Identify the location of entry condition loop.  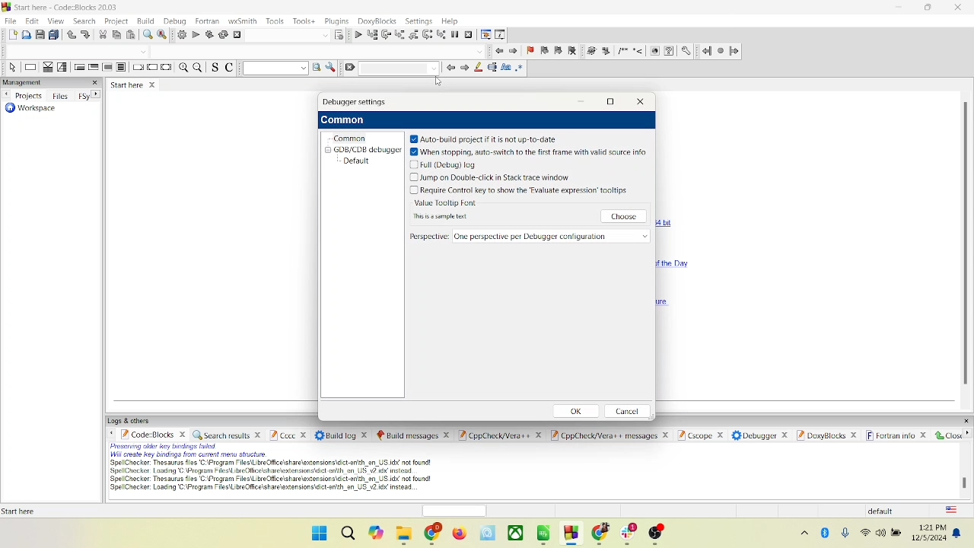
(80, 66).